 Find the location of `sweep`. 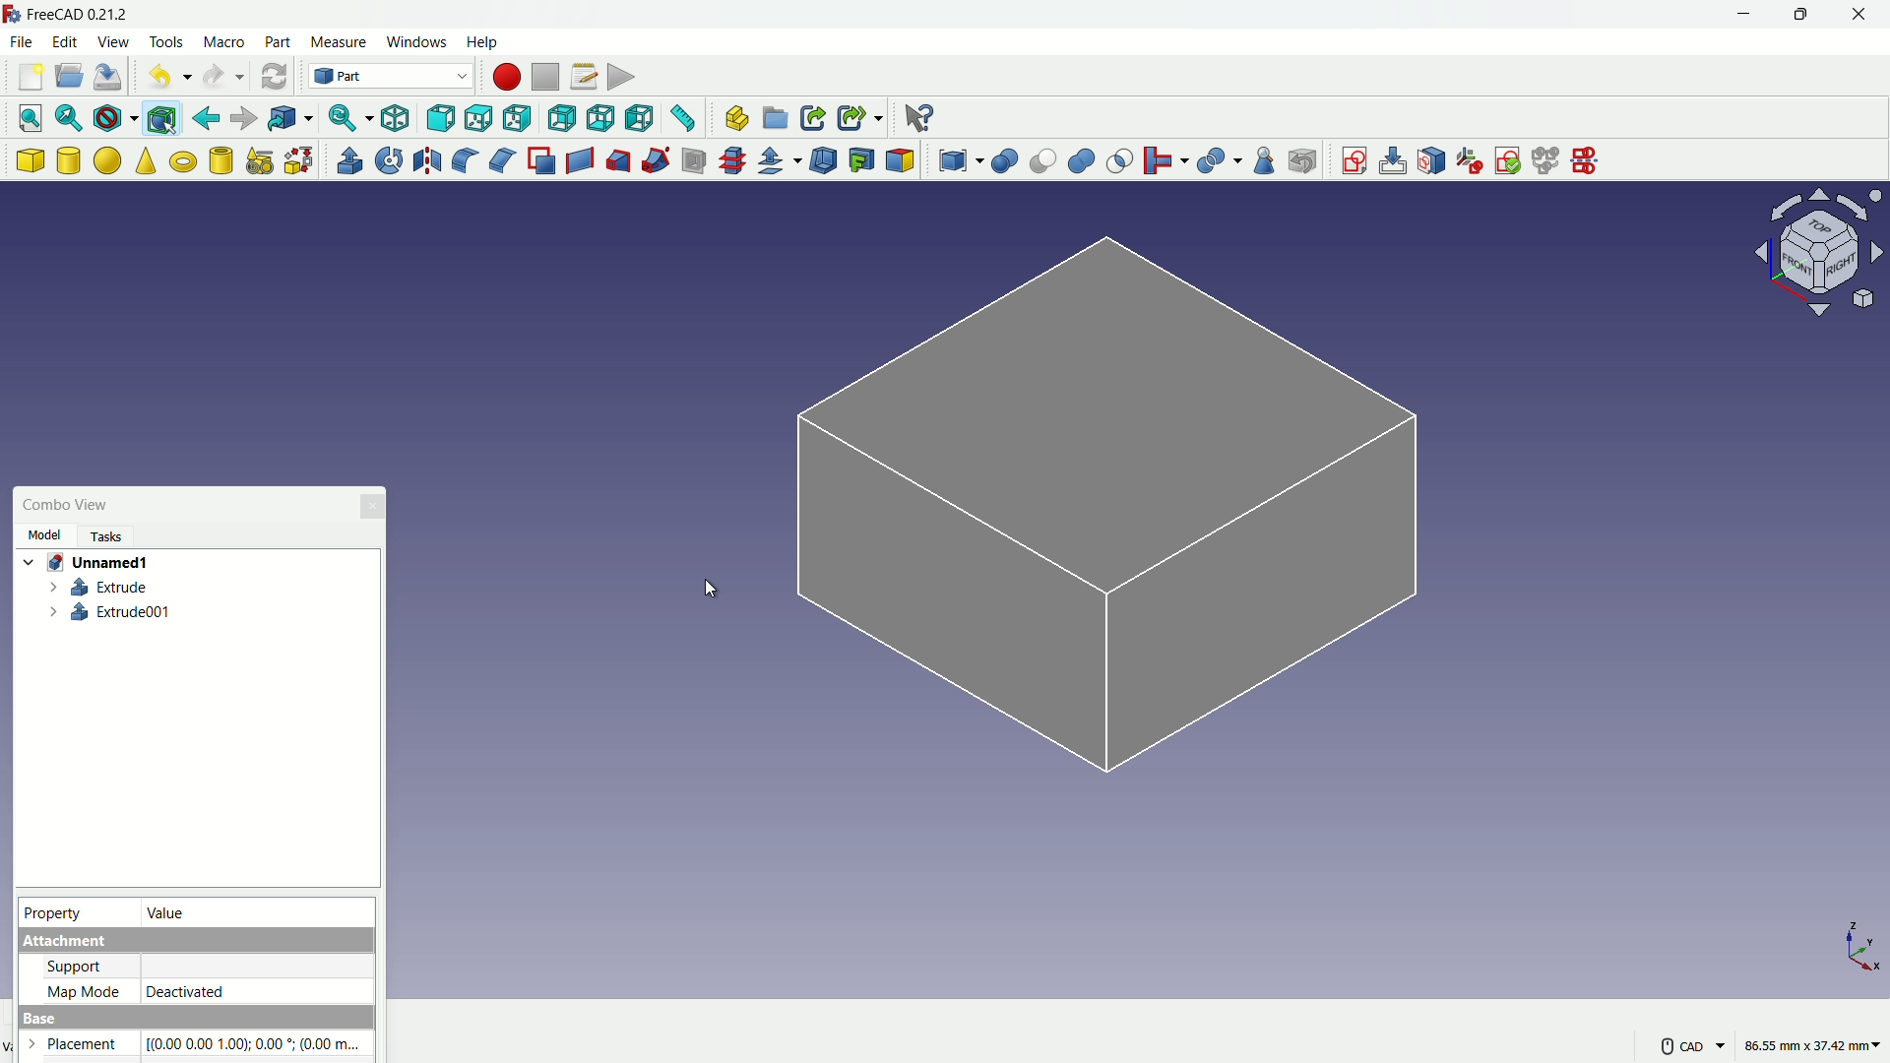

sweep is located at coordinates (656, 162).